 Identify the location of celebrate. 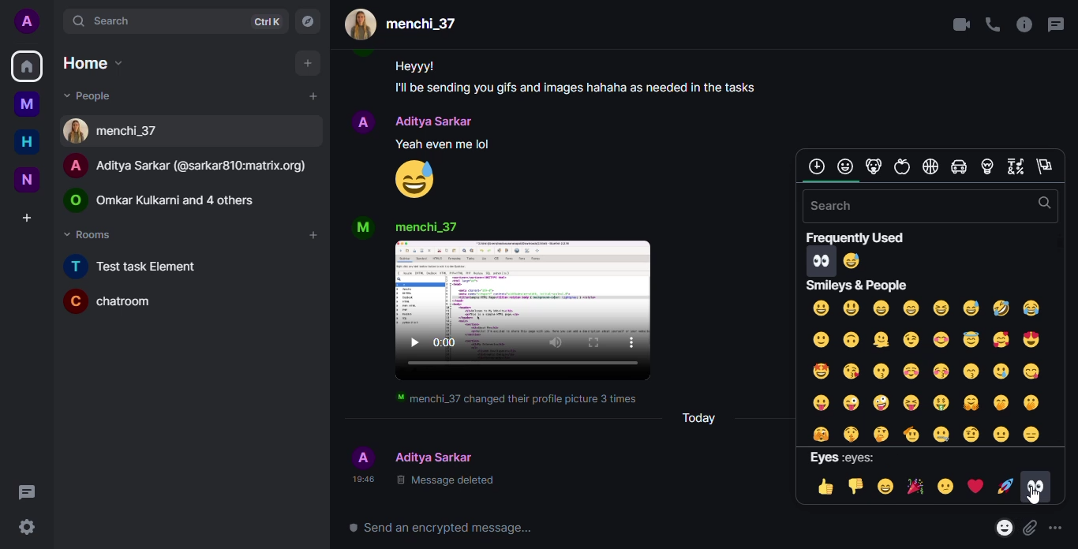
(915, 487).